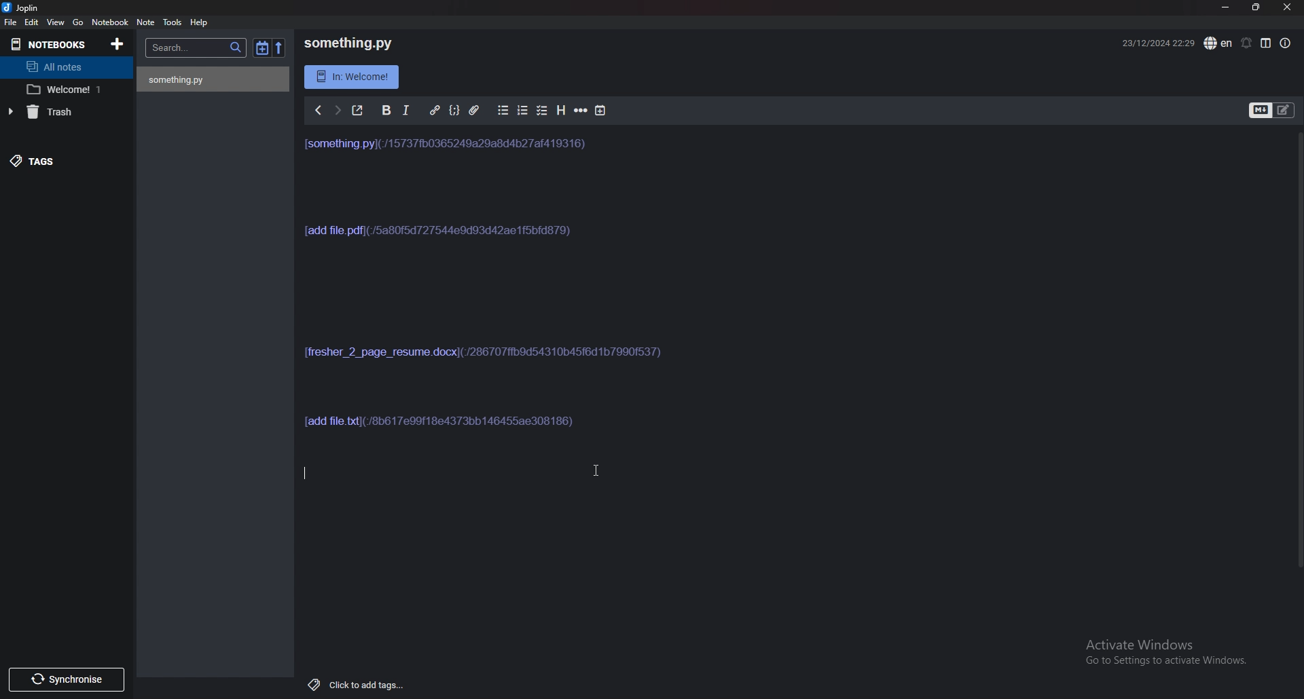  Describe the element at coordinates (201, 23) in the screenshot. I see `help` at that location.